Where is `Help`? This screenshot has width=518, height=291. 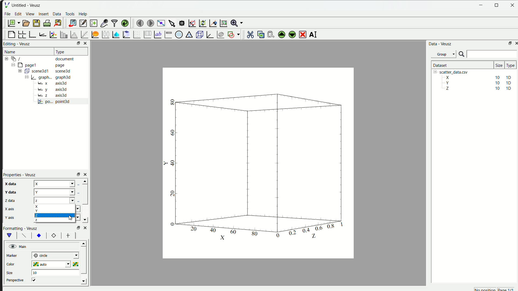
Help is located at coordinates (83, 13).